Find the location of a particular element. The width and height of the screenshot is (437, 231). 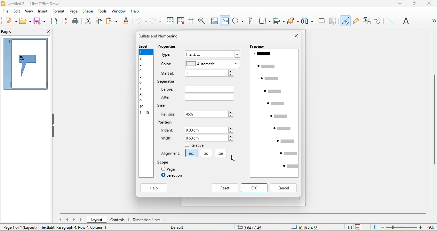

page is located at coordinates (74, 10).